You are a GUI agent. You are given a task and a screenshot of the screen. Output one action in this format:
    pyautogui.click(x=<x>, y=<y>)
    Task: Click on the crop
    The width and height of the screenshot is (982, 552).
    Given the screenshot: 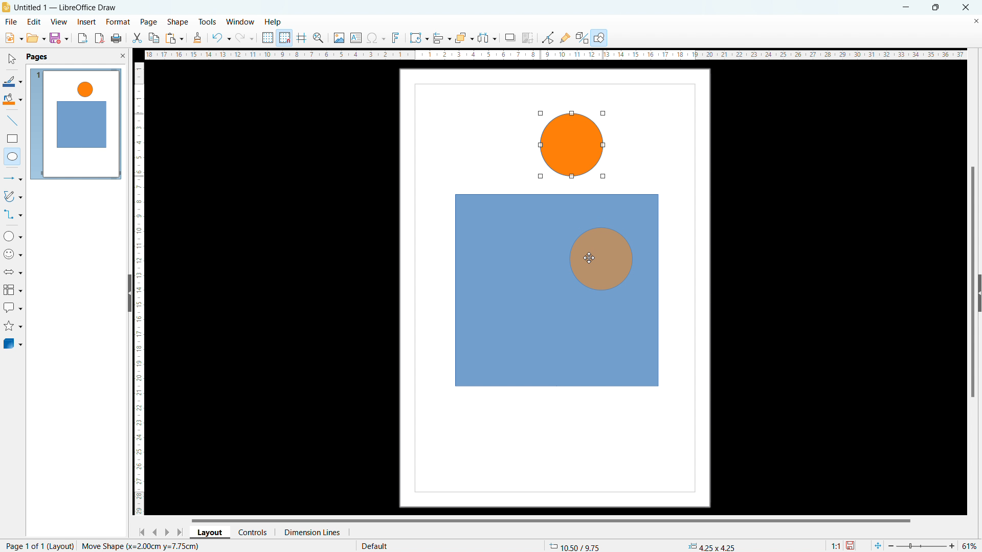 What is the action you would take?
    pyautogui.click(x=528, y=38)
    